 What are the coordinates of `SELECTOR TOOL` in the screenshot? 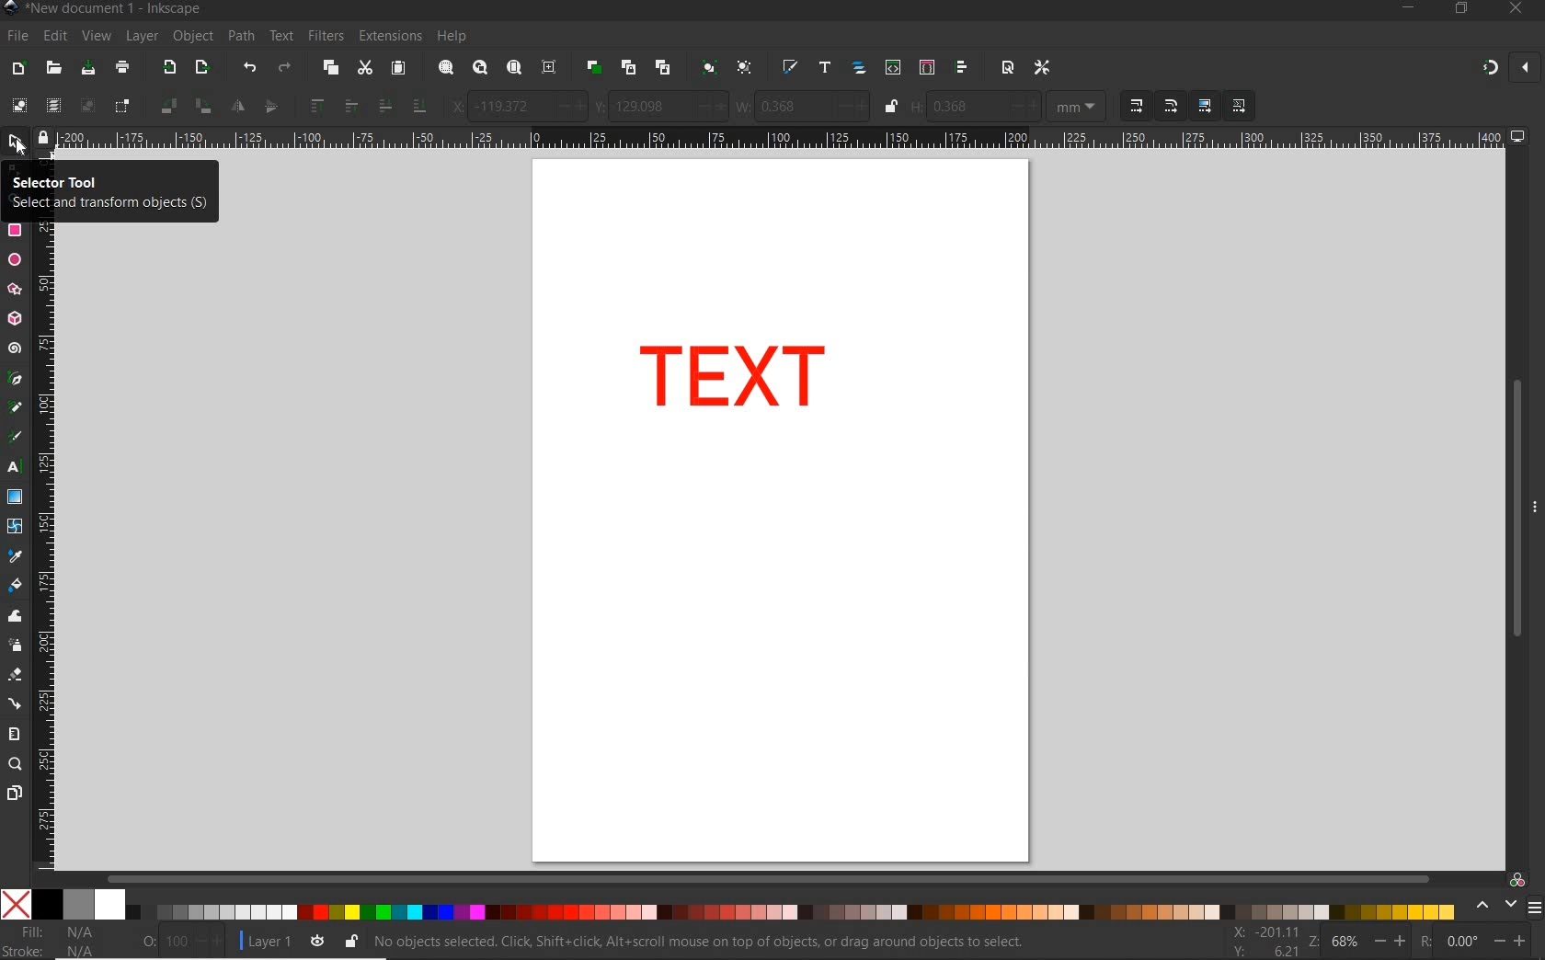 It's located at (109, 192).